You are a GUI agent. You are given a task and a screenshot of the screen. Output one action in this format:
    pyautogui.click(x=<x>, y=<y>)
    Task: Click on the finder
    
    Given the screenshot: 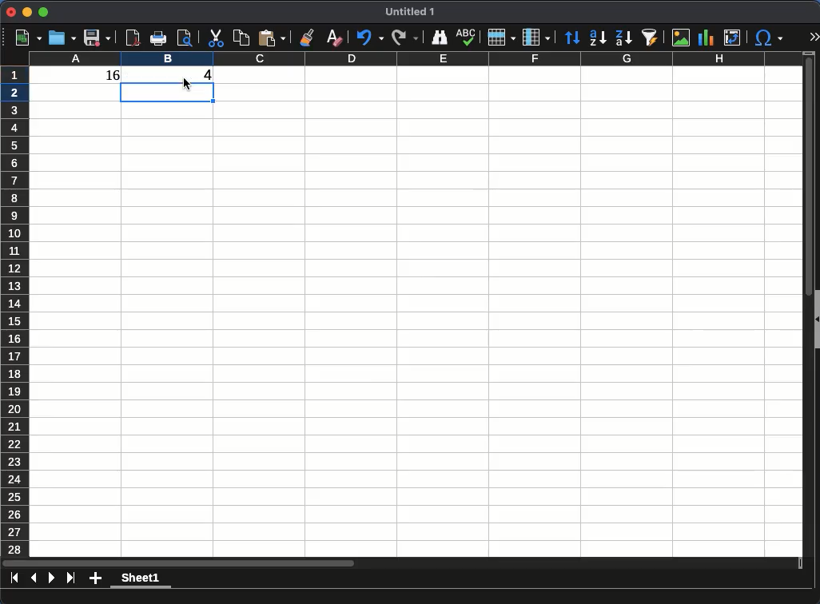 What is the action you would take?
    pyautogui.click(x=438, y=38)
    